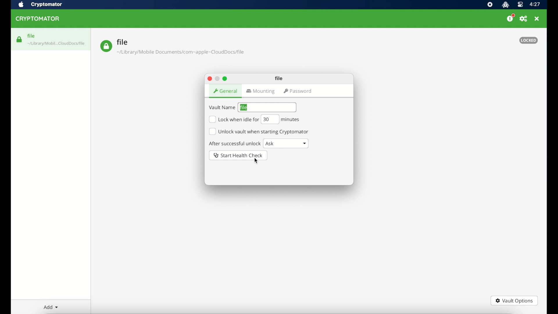 The image size is (558, 314). Describe the element at coordinates (222, 108) in the screenshot. I see `vault name` at that location.